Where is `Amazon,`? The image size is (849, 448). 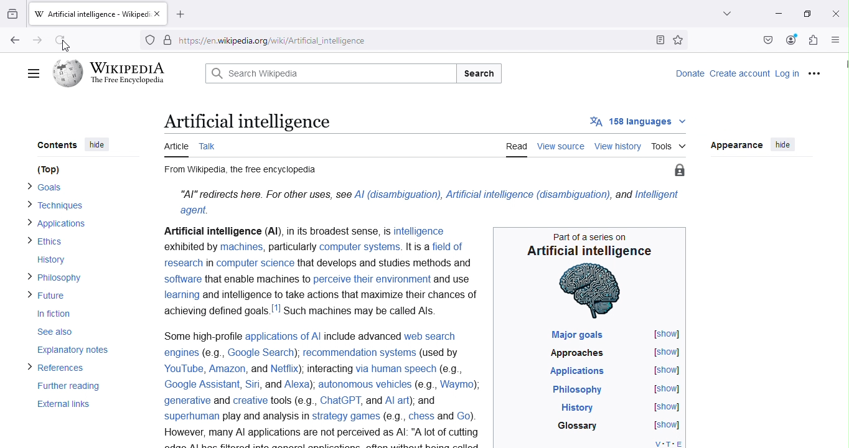
Amazon, is located at coordinates (225, 368).